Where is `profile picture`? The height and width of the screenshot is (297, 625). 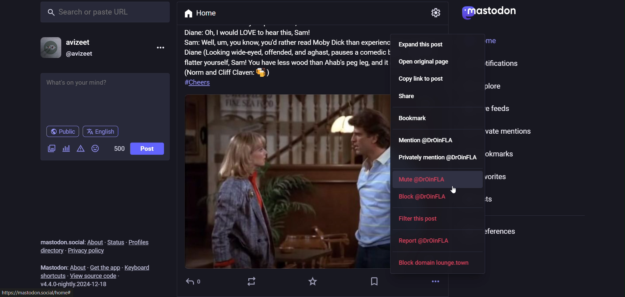 profile picture is located at coordinates (48, 48).